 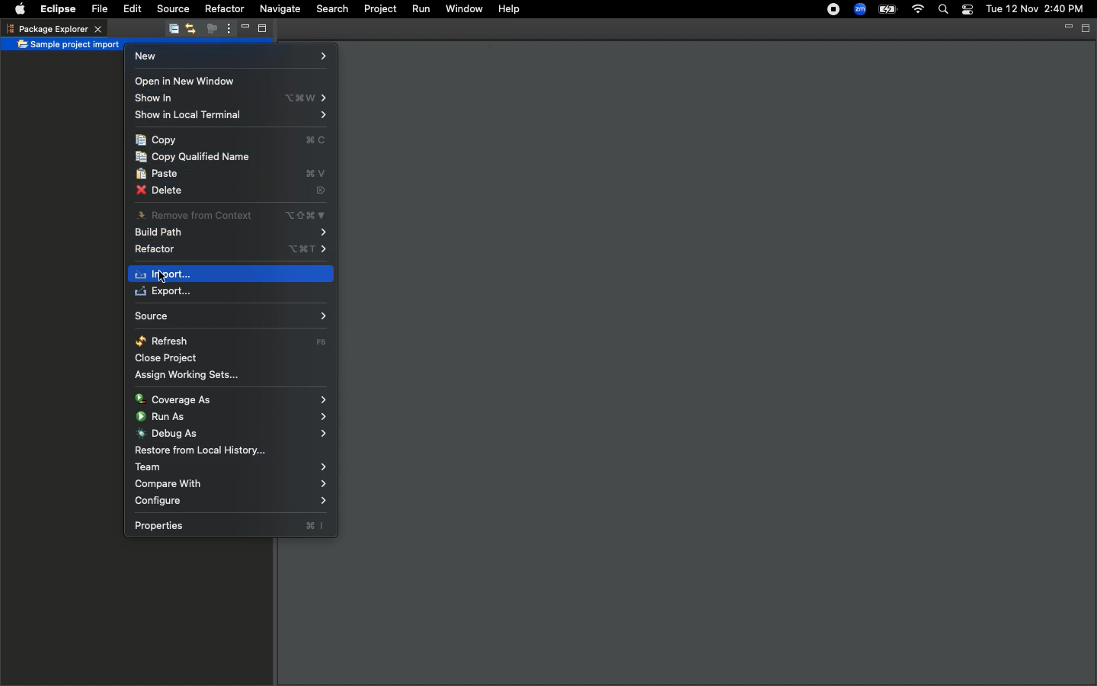 What do you see at coordinates (171, 31) in the screenshot?
I see `Collapse all` at bounding box center [171, 31].